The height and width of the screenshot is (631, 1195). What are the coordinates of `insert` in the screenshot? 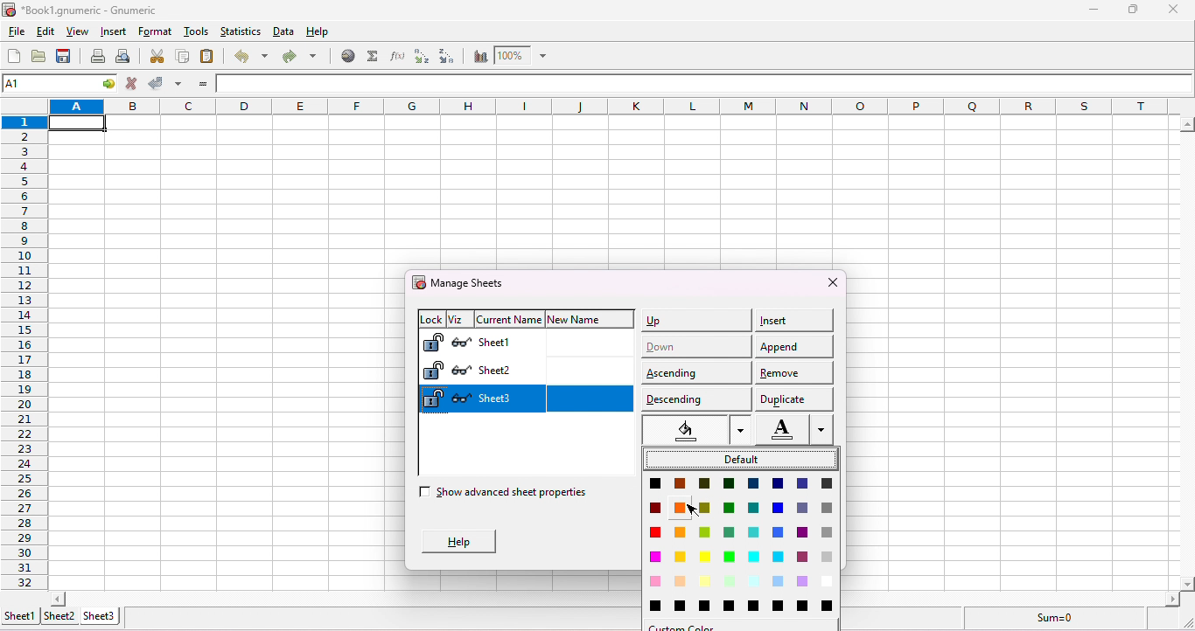 It's located at (793, 320).